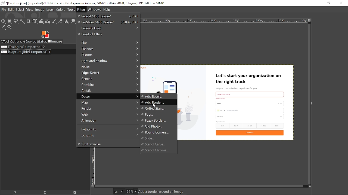 This screenshot has width=348, height=195. I want to click on Vertical label, so click(94, 168).